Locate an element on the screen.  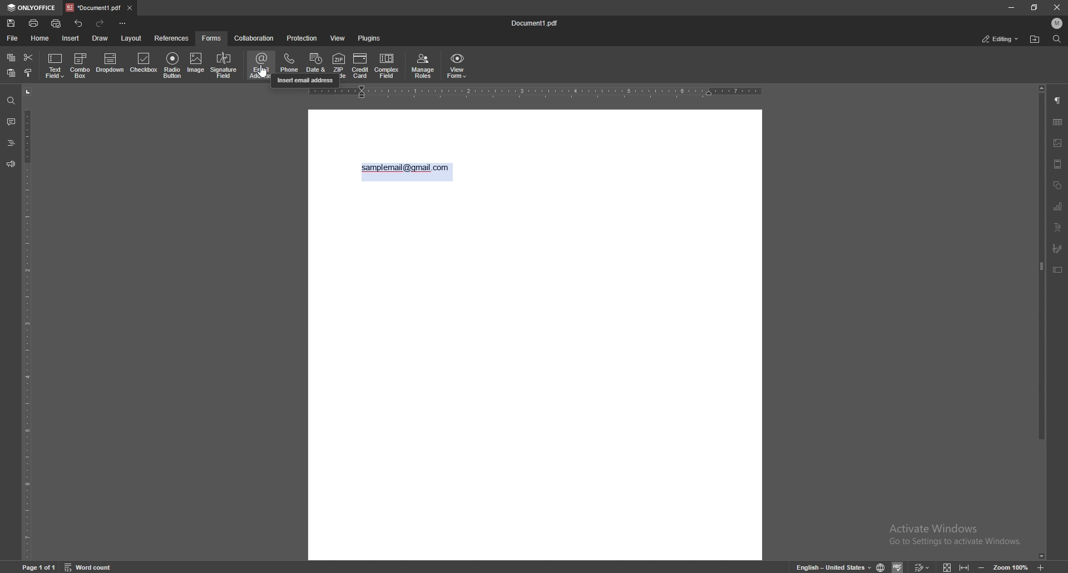
zoom out is located at coordinates (983, 566).